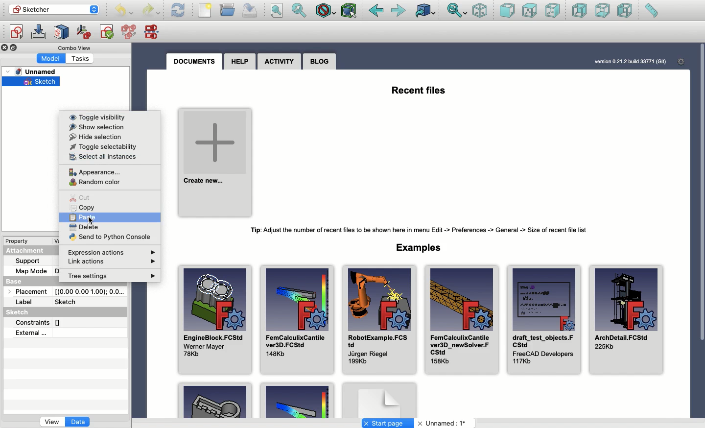 The height and width of the screenshot is (428, 705). What do you see at coordinates (279, 62) in the screenshot?
I see `Activity ` at bounding box center [279, 62].